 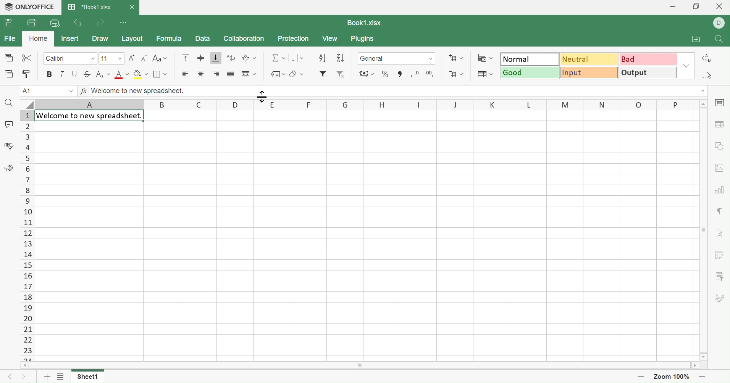 I want to click on Input, so click(x=590, y=73).